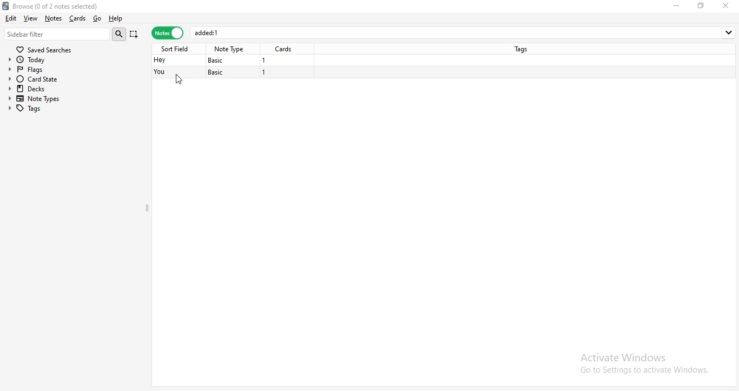 The width and height of the screenshot is (739, 391). I want to click on search, so click(121, 34).